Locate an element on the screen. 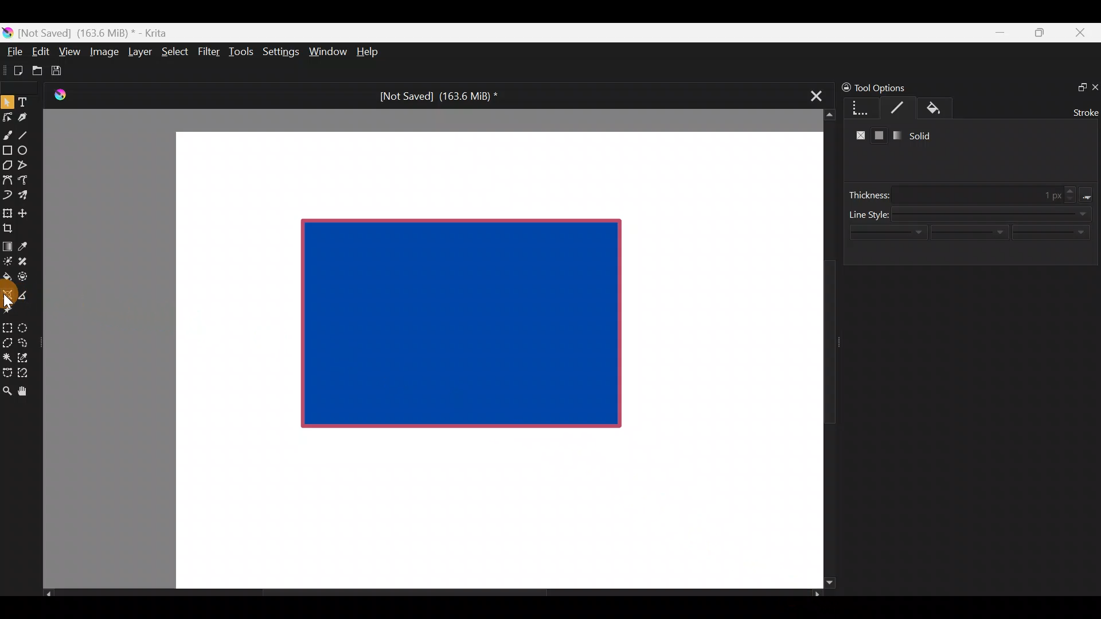 Image resolution: width=1101 pixels, height=619 pixels. Multibrush tool is located at coordinates (28, 194).